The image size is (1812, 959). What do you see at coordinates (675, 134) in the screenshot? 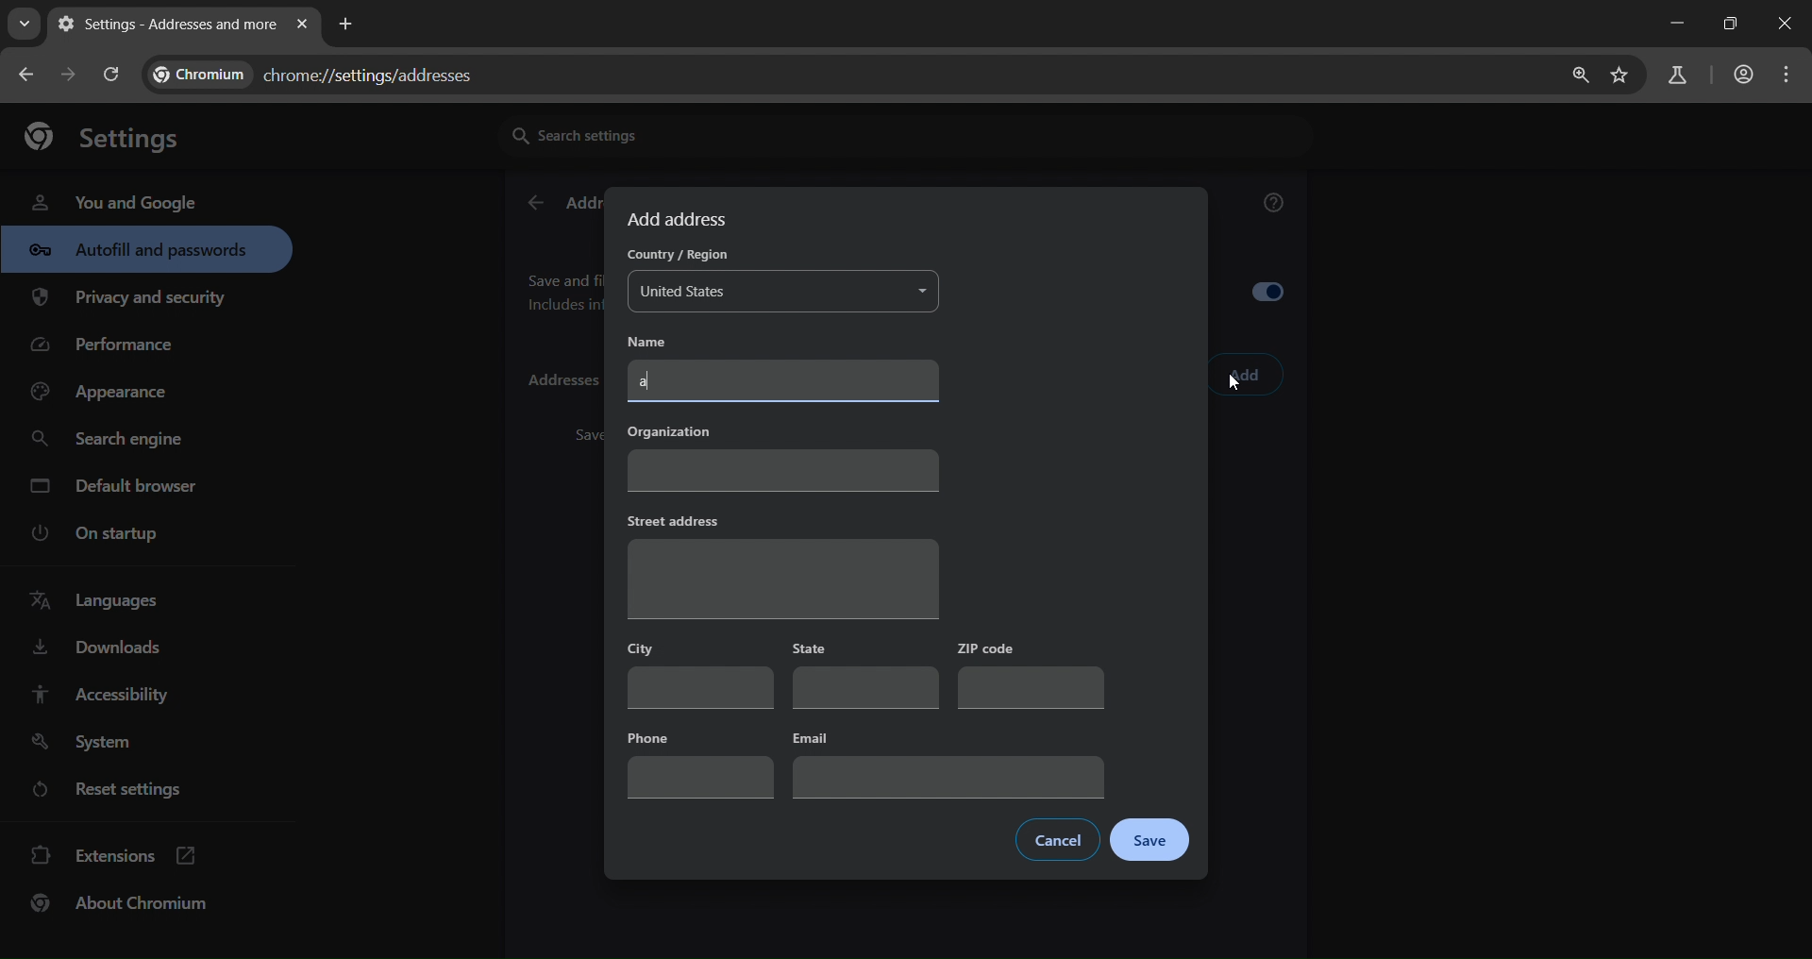
I see `search settings` at bounding box center [675, 134].